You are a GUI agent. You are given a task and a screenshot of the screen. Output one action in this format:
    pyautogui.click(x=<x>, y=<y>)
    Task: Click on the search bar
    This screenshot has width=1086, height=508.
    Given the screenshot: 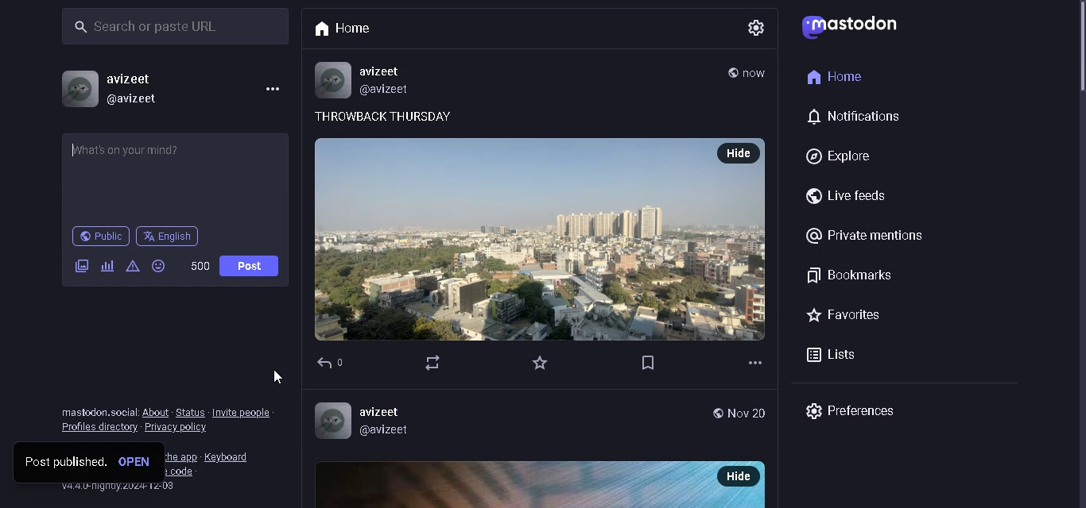 What is the action you would take?
    pyautogui.click(x=169, y=28)
    